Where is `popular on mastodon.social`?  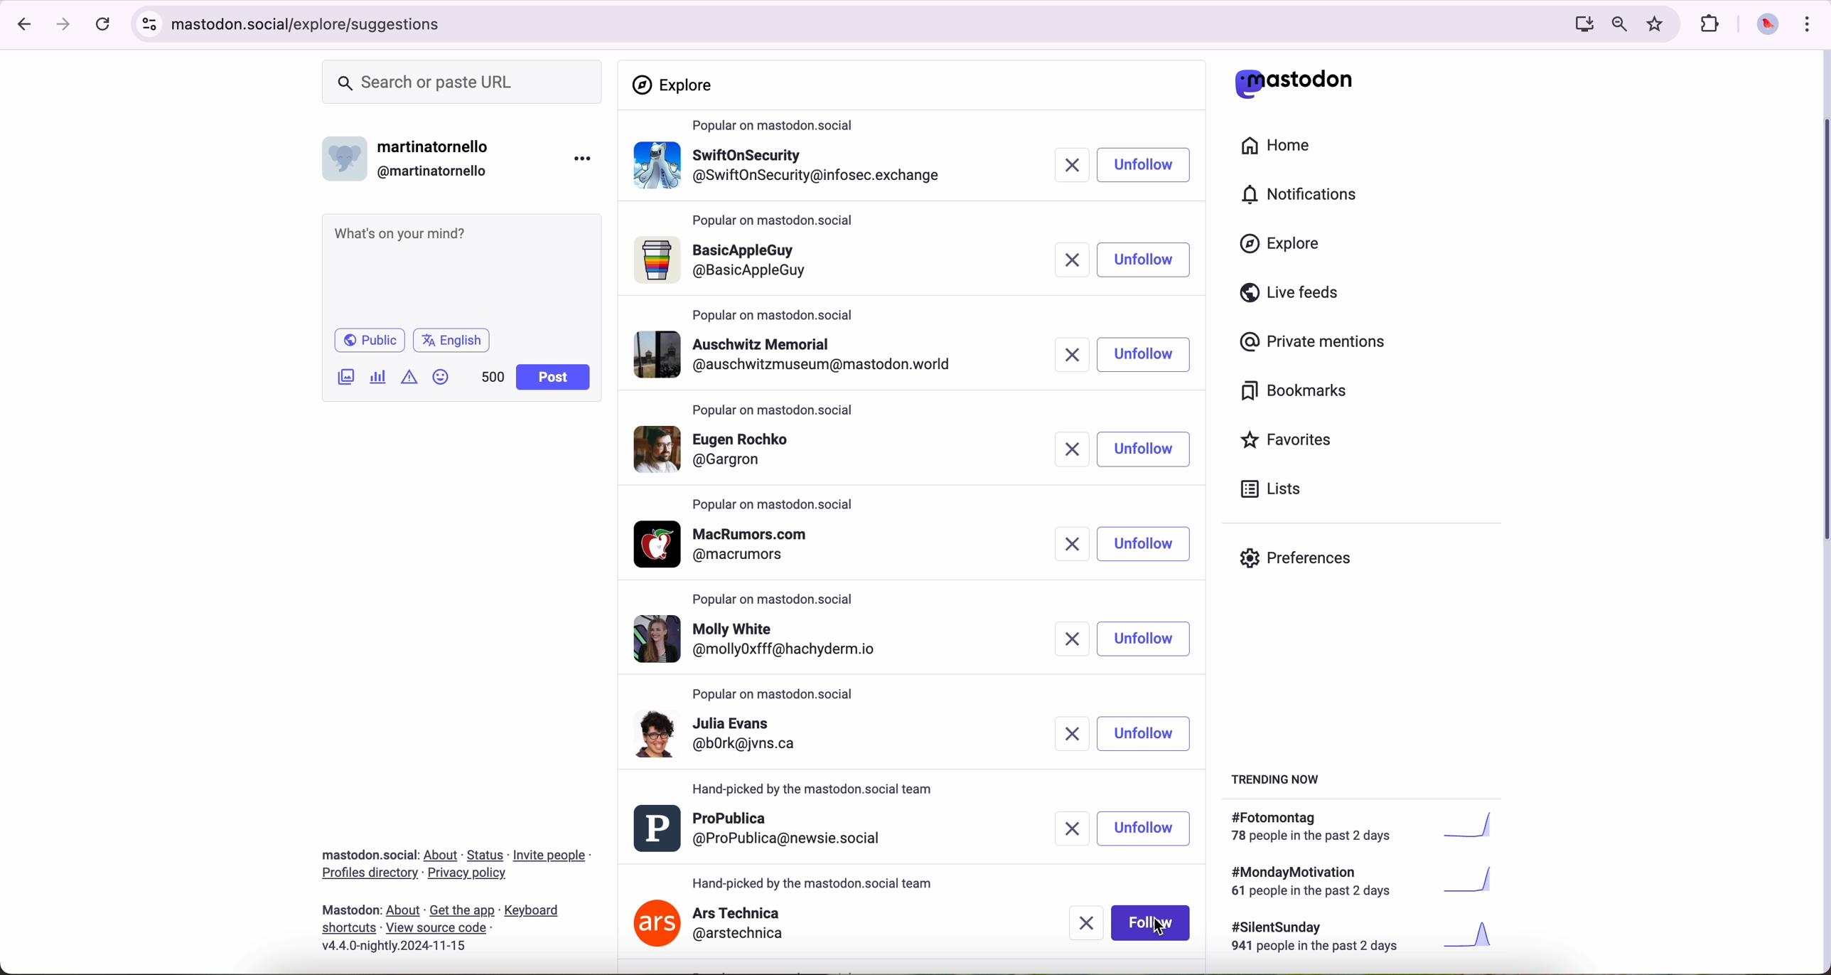 popular on mastodon.social is located at coordinates (778, 503).